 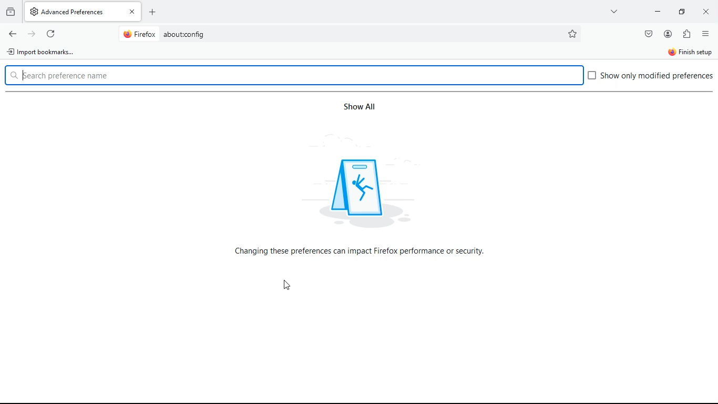 I want to click on minimize, so click(x=656, y=12).